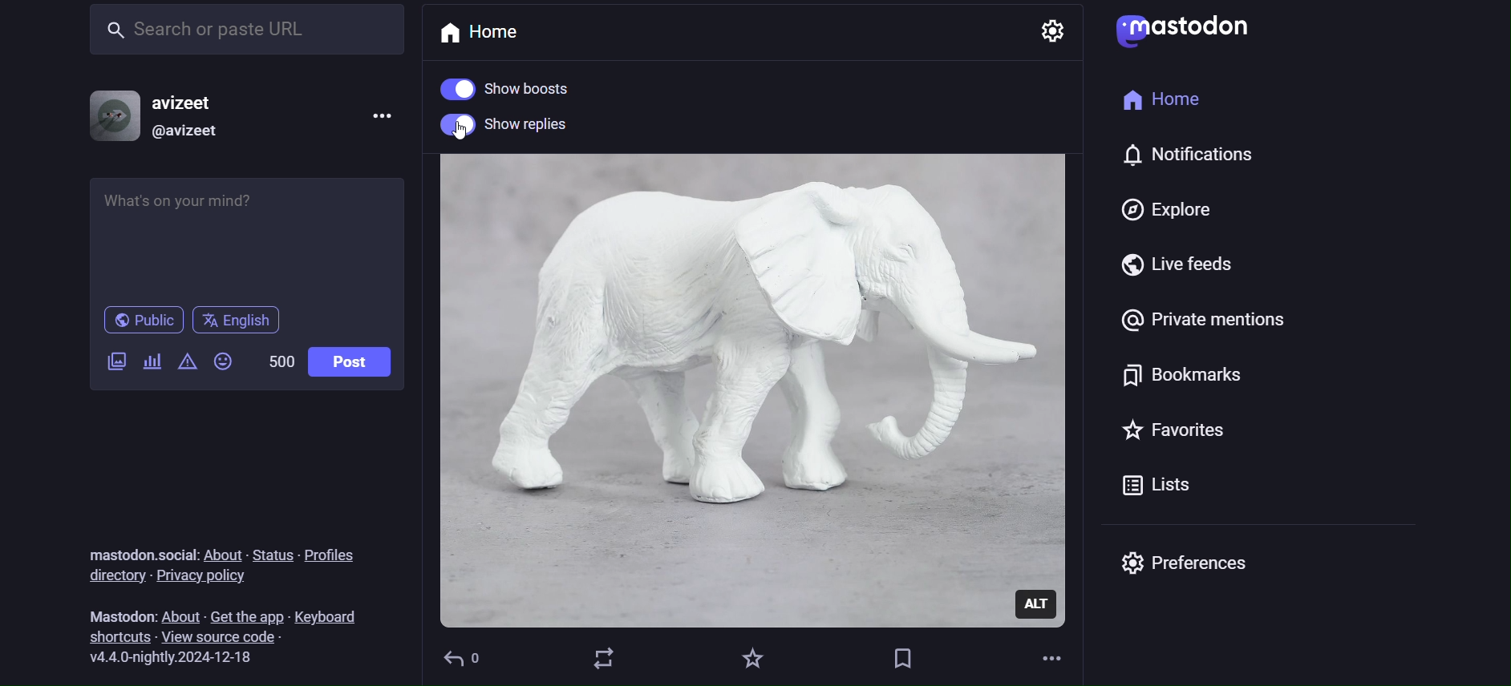  I want to click on show replies enabled, so click(504, 128).